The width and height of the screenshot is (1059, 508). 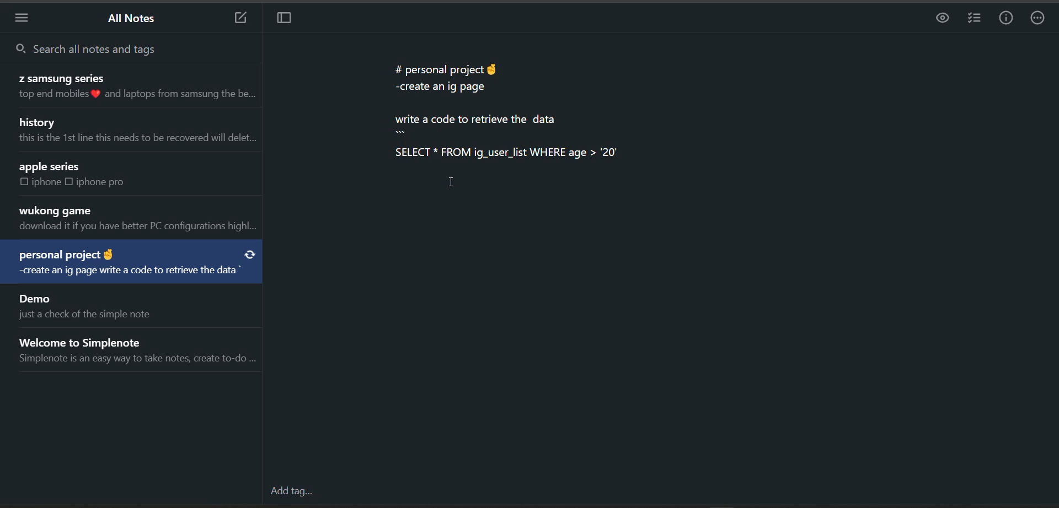 I want to click on toggle focus mode, so click(x=287, y=20).